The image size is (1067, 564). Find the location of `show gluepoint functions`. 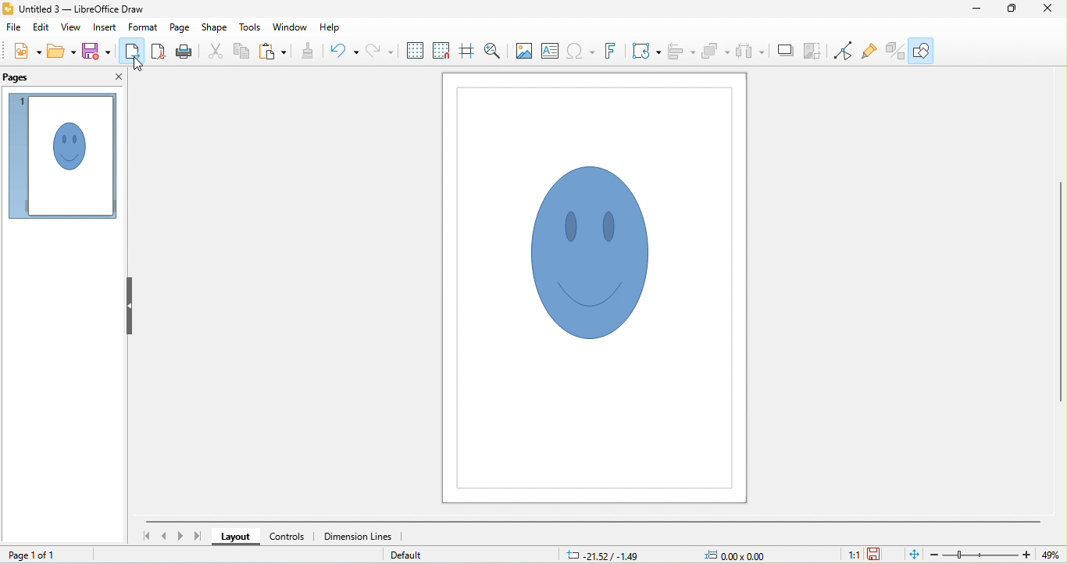

show gluepoint functions is located at coordinates (869, 54).